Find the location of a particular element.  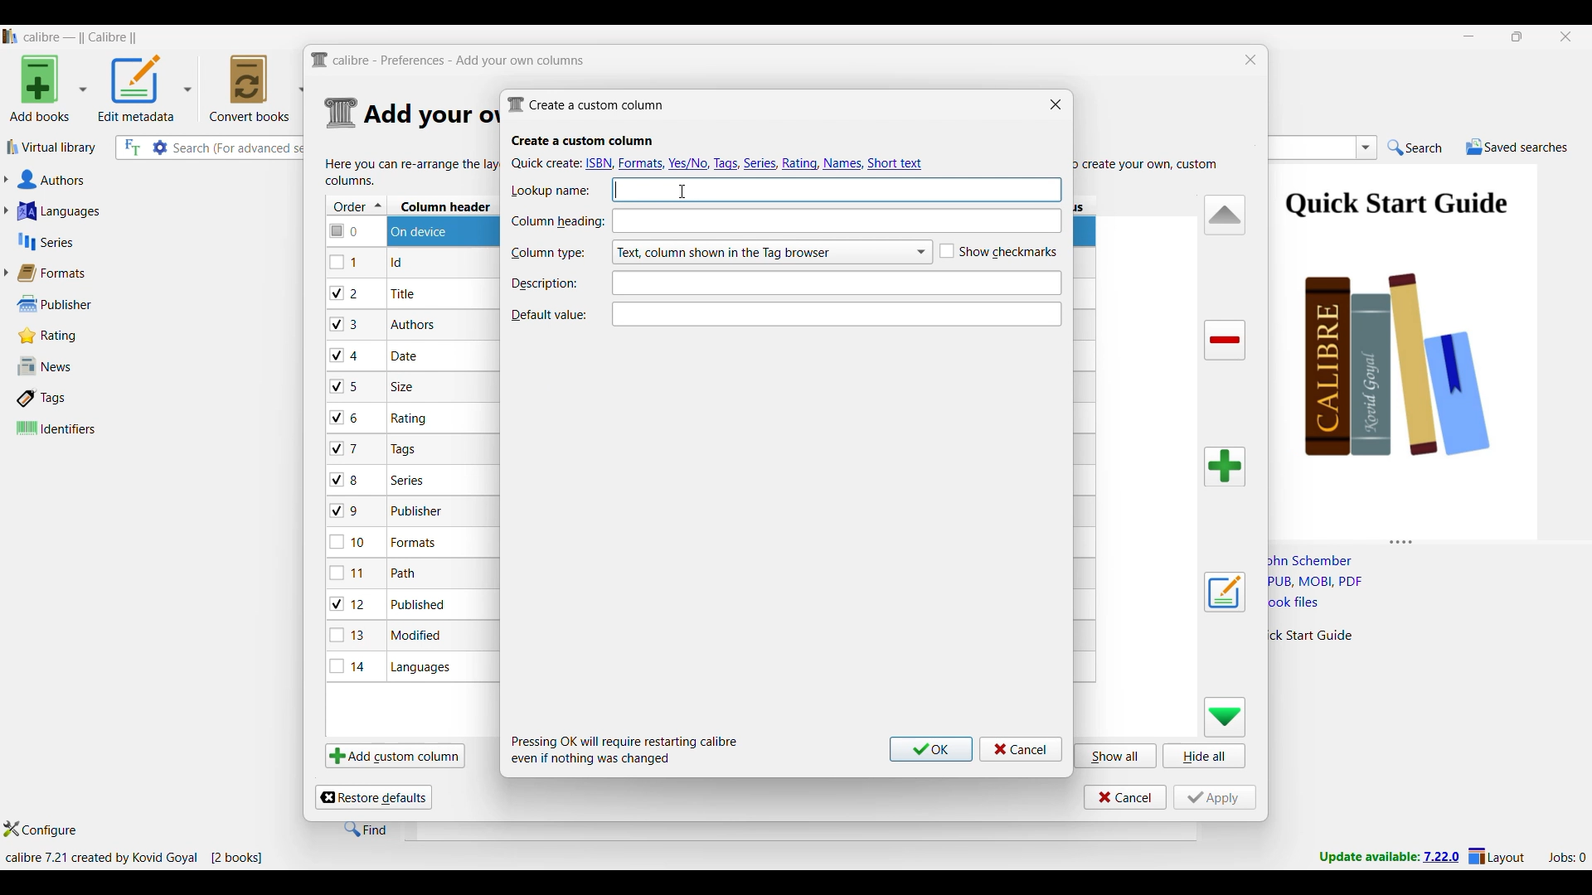

Cancel is located at coordinates (1125, 797).